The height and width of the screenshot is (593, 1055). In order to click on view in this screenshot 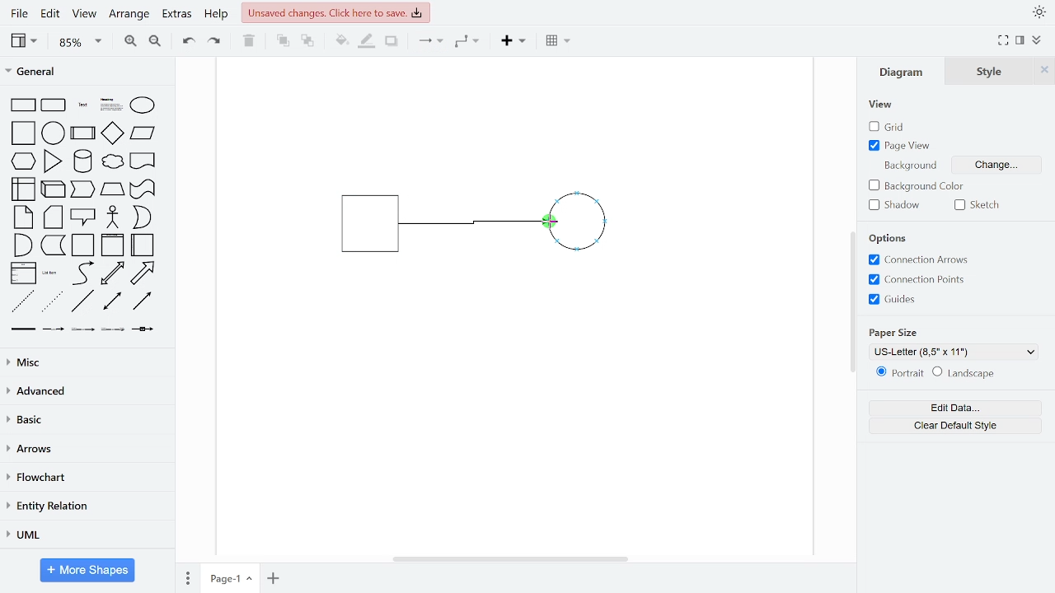, I will do `click(882, 105)`.